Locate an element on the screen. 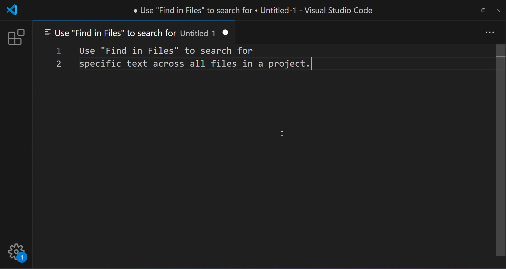  close tab is located at coordinates (228, 33).